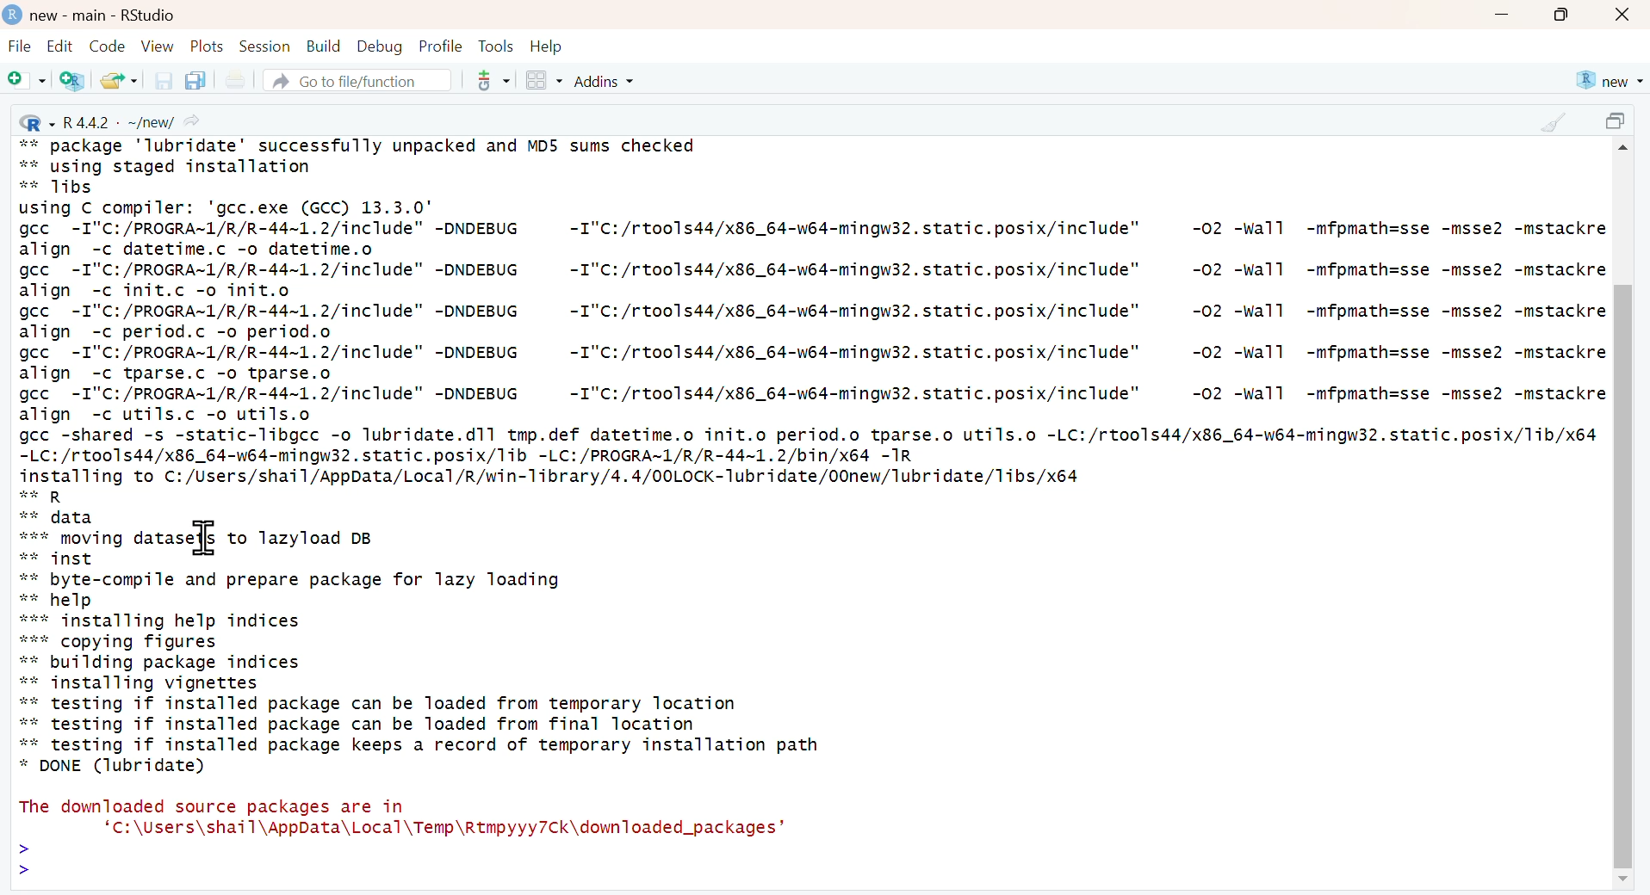  Describe the element at coordinates (105, 15) in the screenshot. I see `new - main - RStudio` at that location.